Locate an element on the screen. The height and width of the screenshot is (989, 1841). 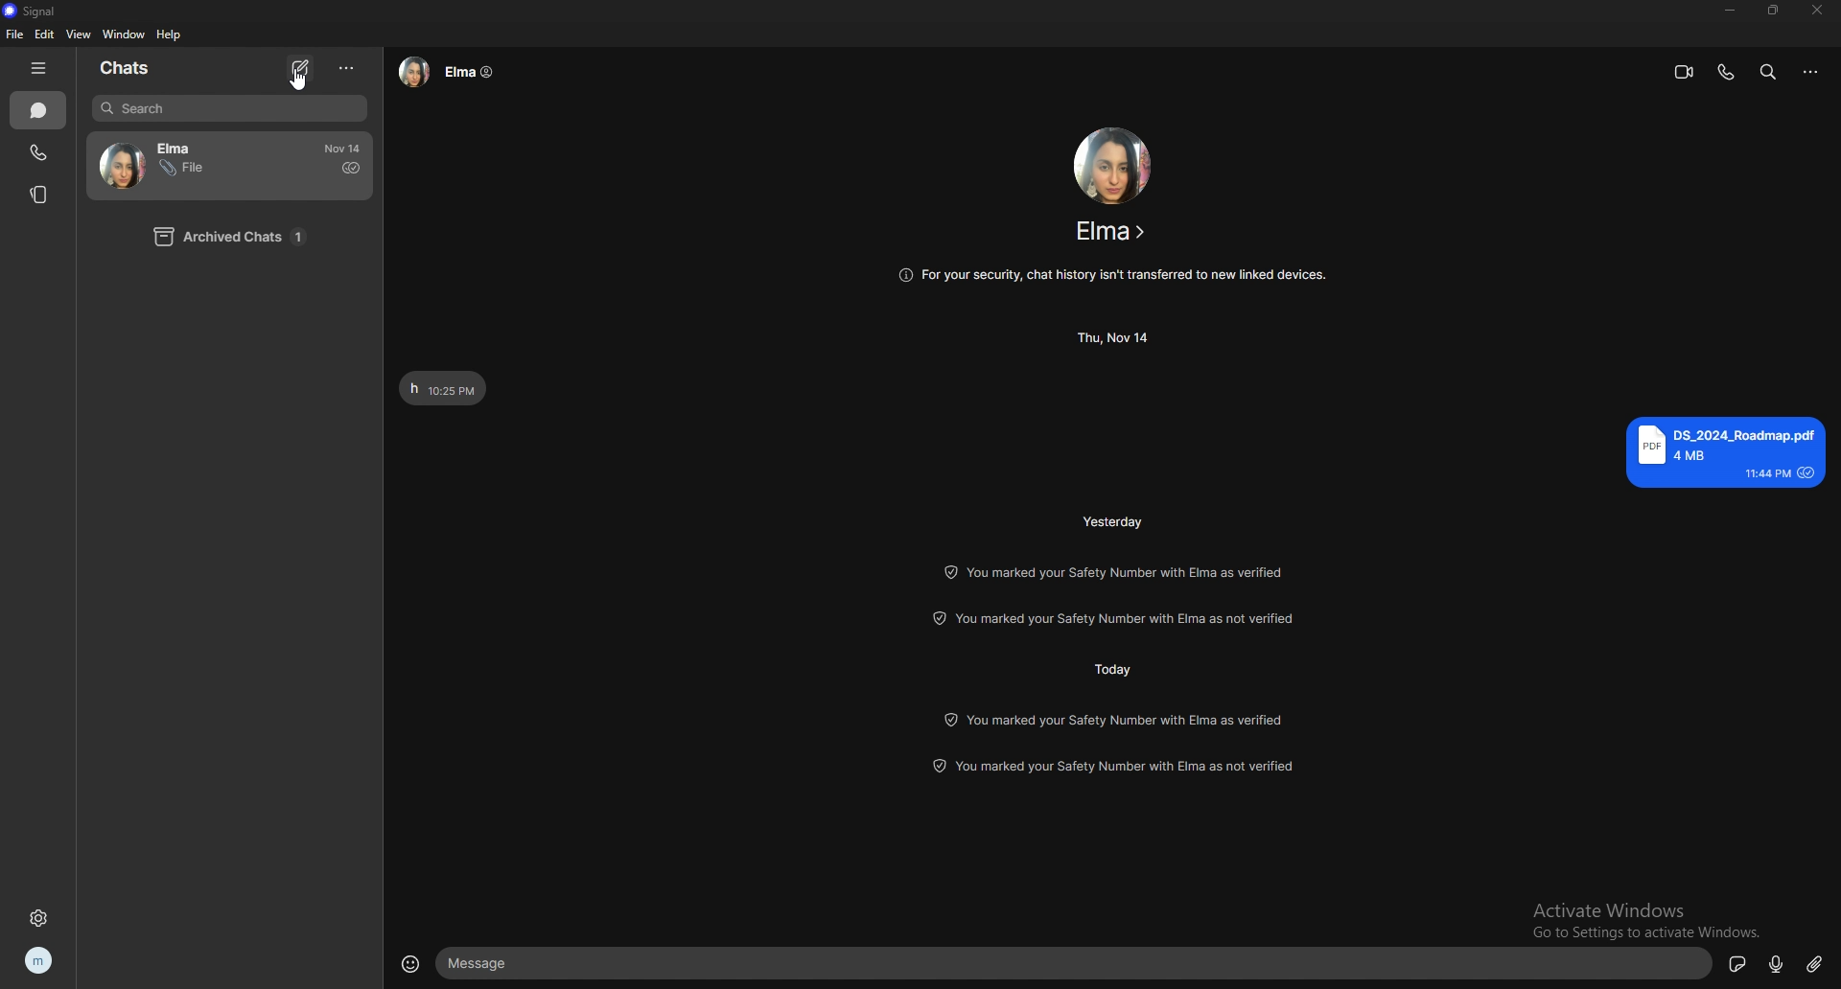
update is located at coordinates (1124, 618).